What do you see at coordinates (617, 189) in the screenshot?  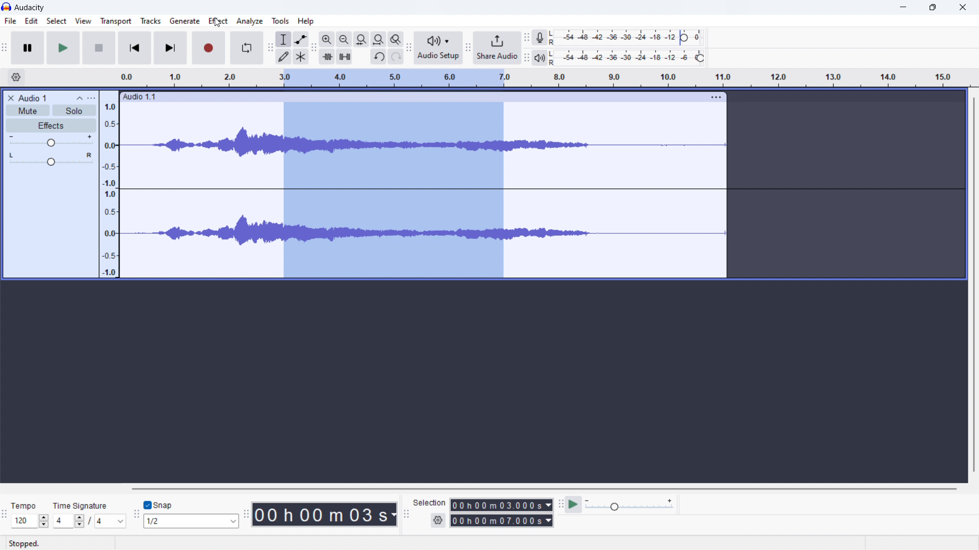 I see `track selected` at bounding box center [617, 189].